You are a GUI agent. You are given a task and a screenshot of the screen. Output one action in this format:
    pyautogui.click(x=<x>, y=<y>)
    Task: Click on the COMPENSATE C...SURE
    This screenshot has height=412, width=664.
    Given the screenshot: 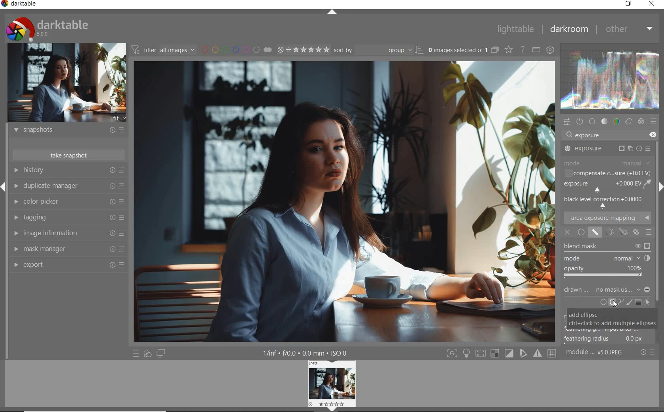 What is the action you would take?
    pyautogui.click(x=608, y=173)
    